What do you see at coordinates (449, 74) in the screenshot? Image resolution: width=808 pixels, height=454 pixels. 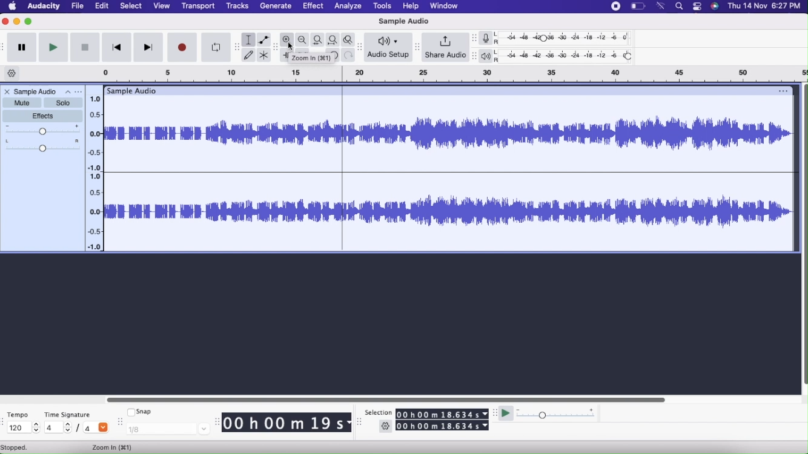 I see `click and drag to define looping region` at bounding box center [449, 74].